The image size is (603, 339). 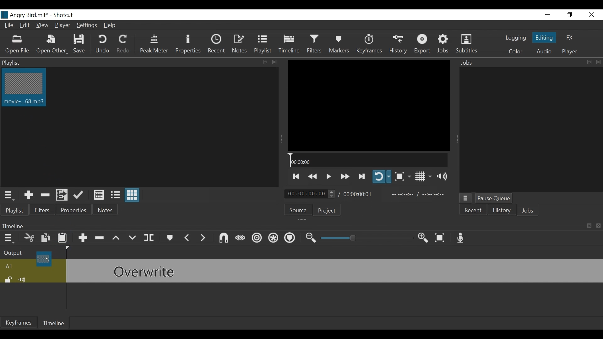 What do you see at coordinates (314, 44) in the screenshot?
I see `Filters` at bounding box center [314, 44].